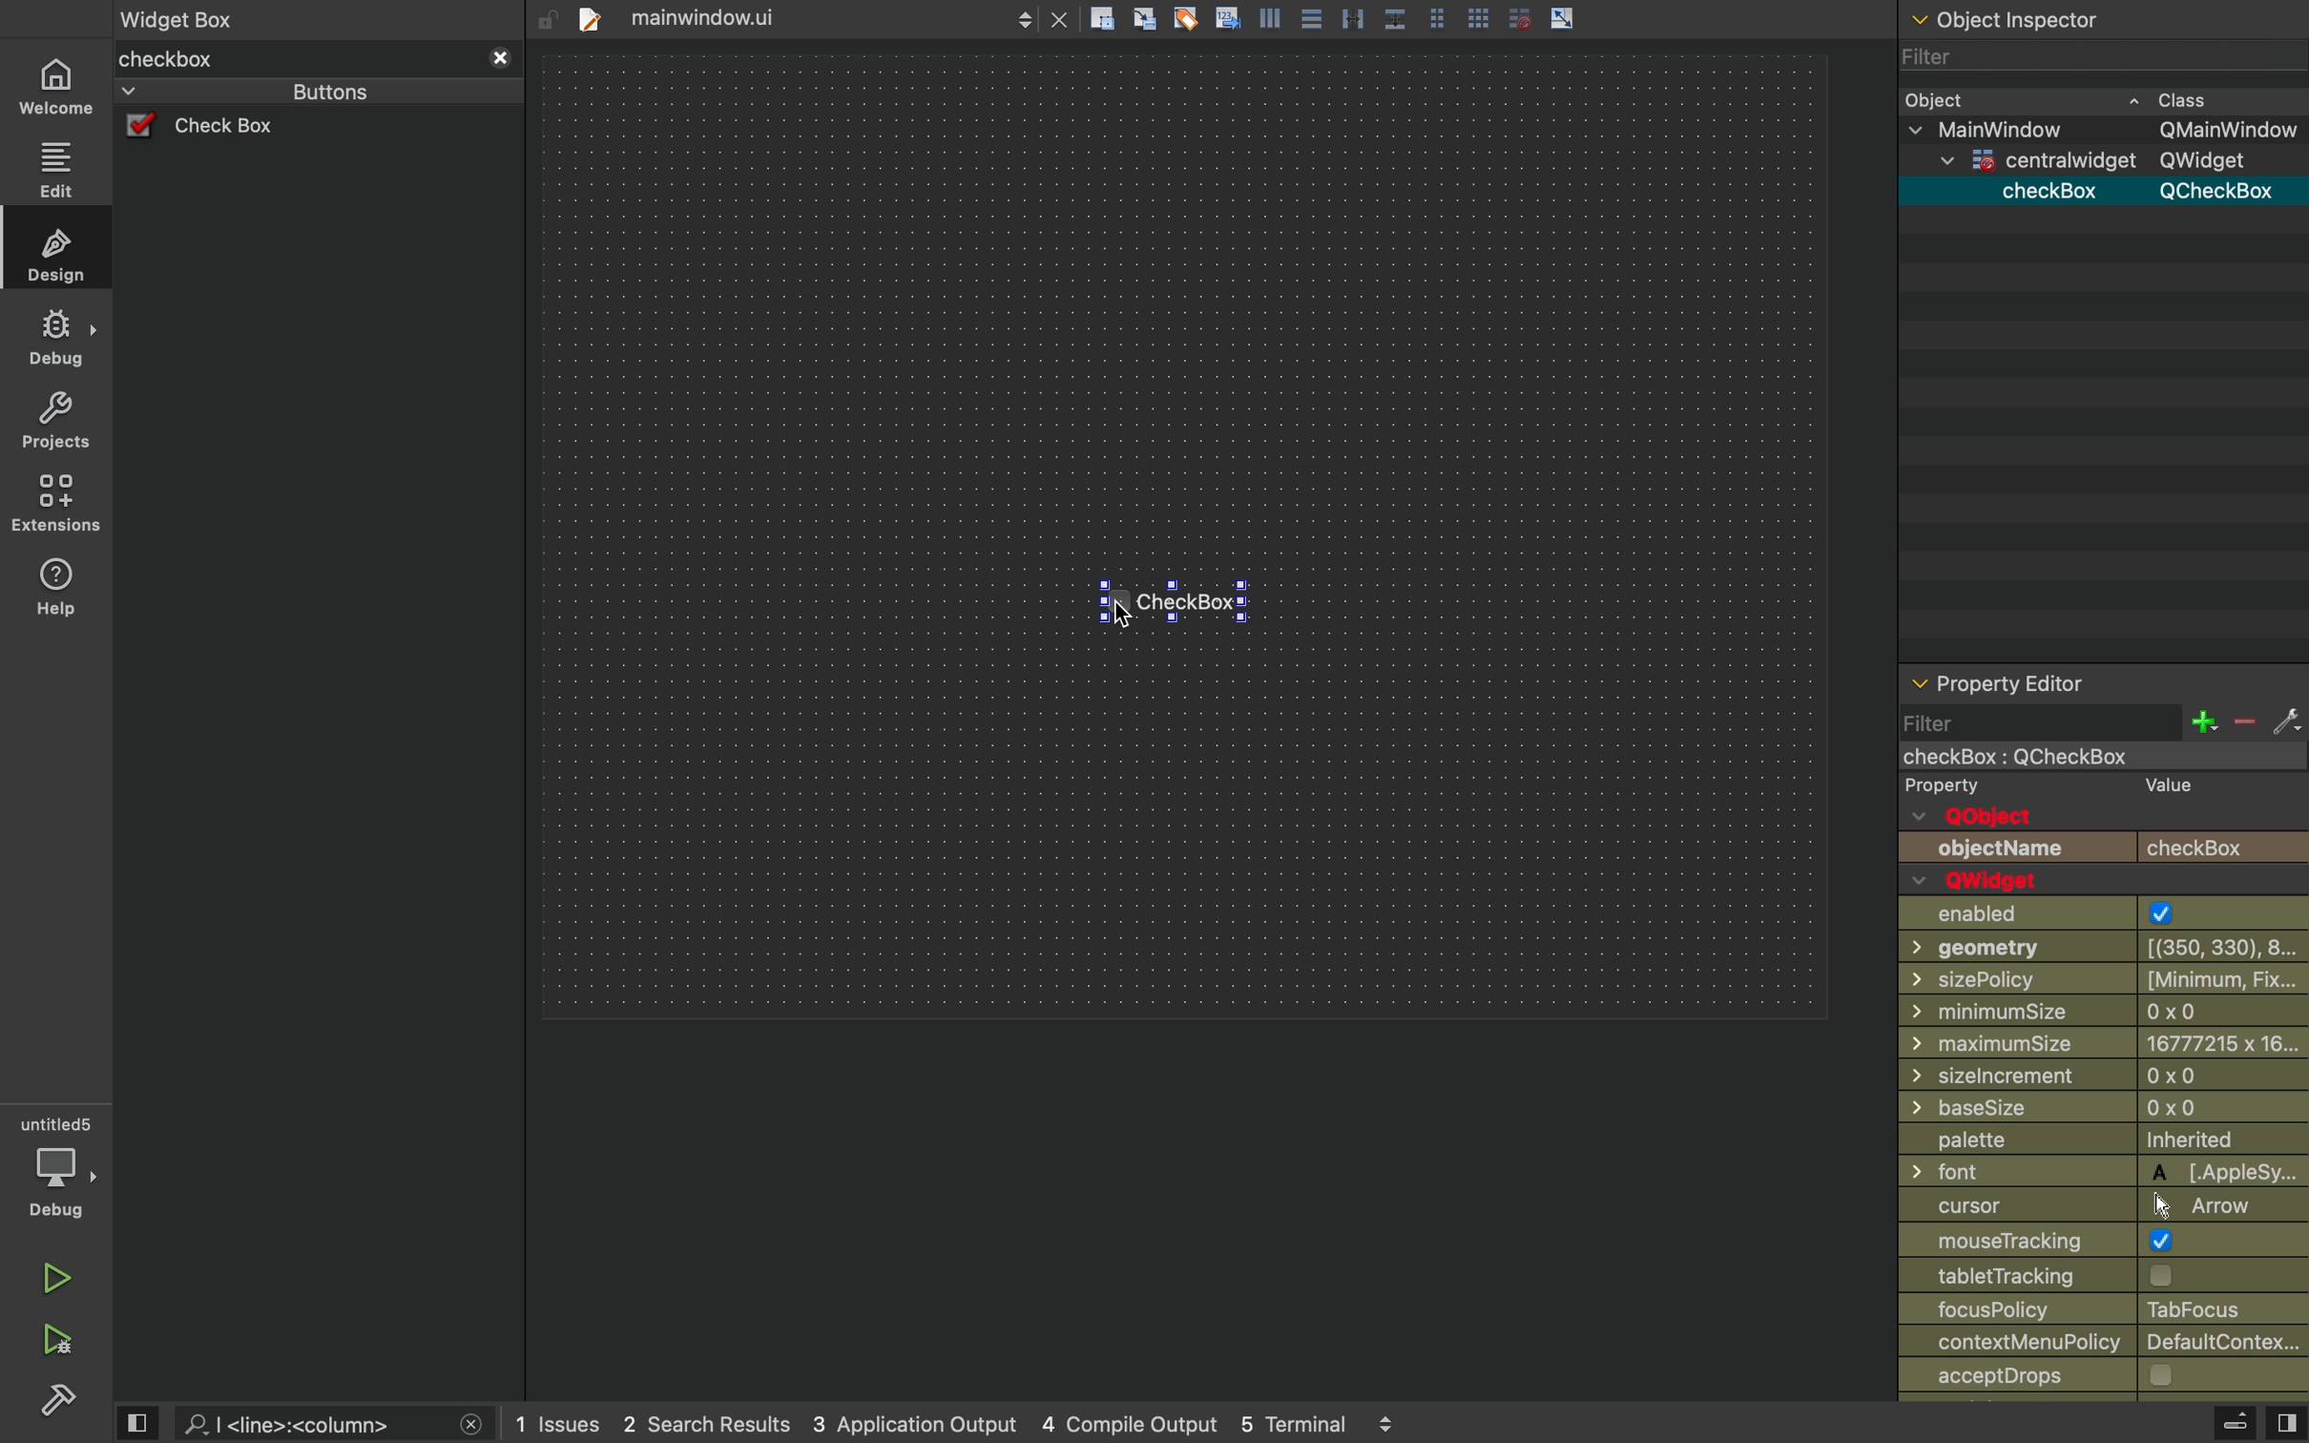 The height and width of the screenshot is (1443, 2309). What do you see at coordinates (2079, 57) in the screenshot?
I see `filter` at bounding box center [2079, 57].